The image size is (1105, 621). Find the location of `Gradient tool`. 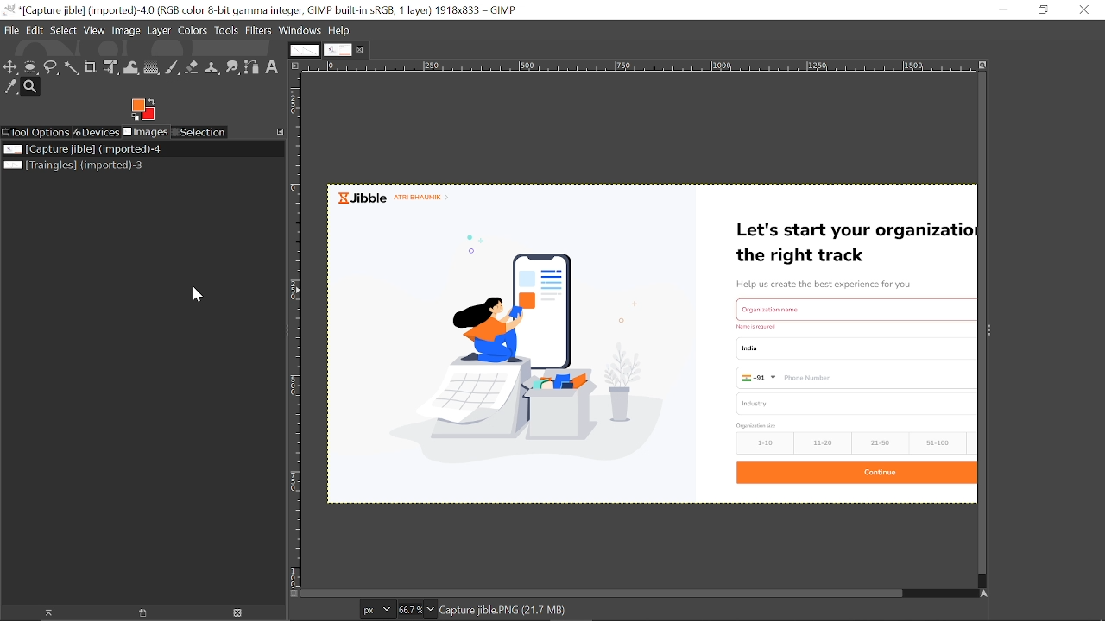

Gradient tool is located at coordinates (154, 67).